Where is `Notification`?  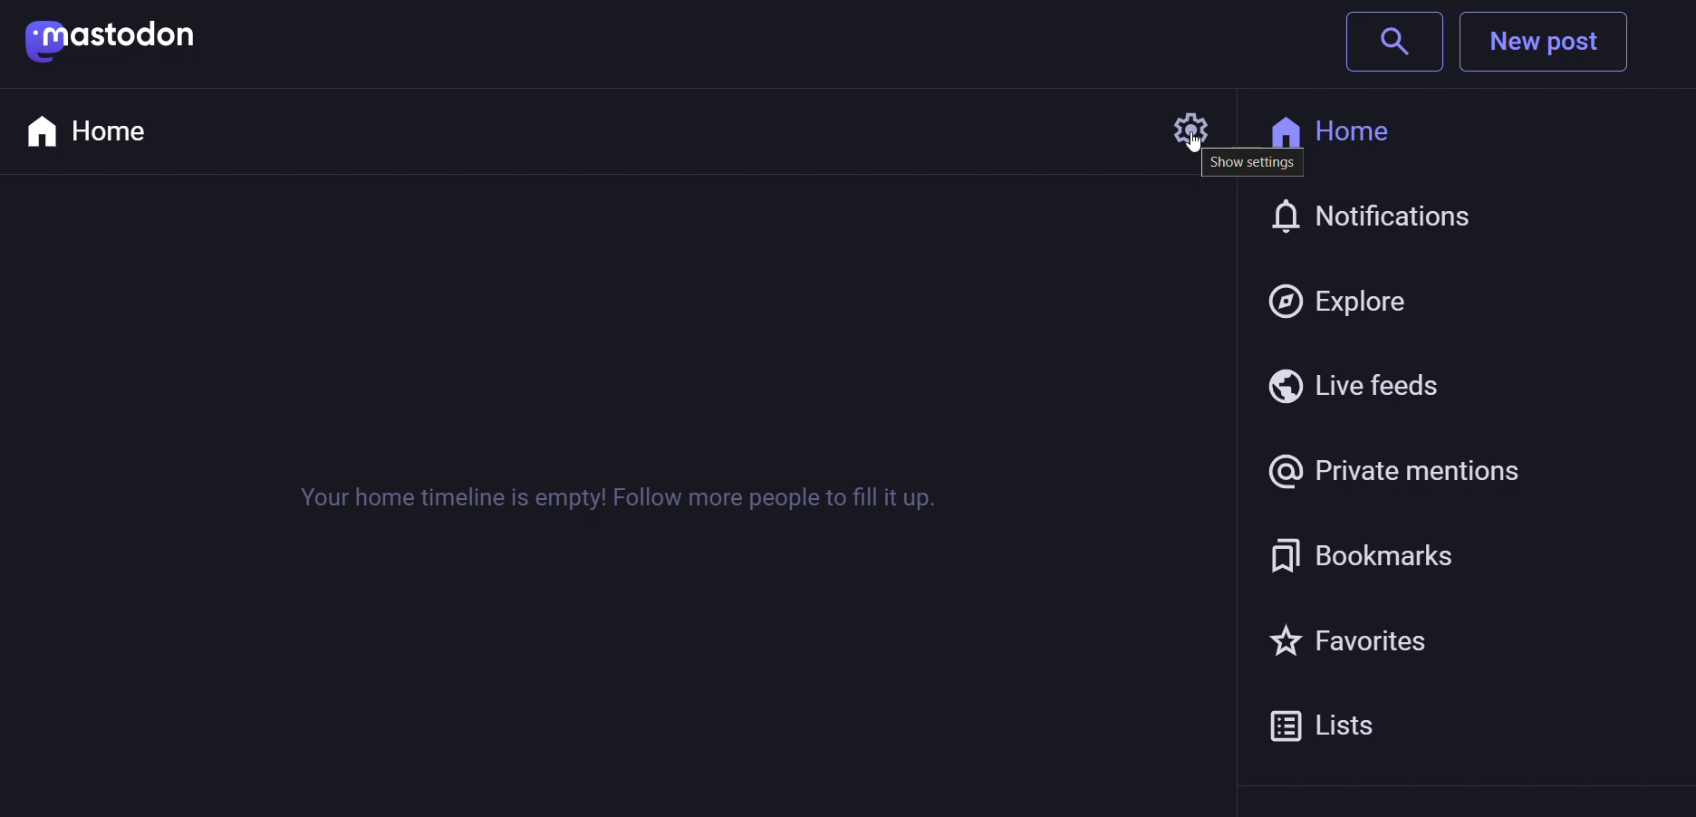
Notification is located at coordinates (1368, 215).